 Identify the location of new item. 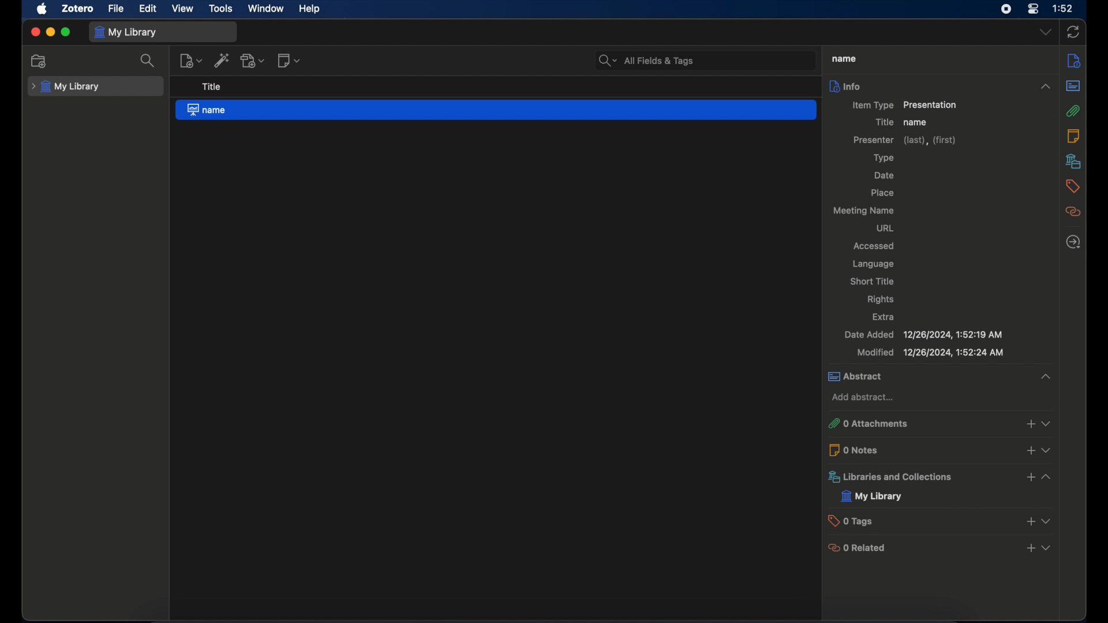
(190, 61).